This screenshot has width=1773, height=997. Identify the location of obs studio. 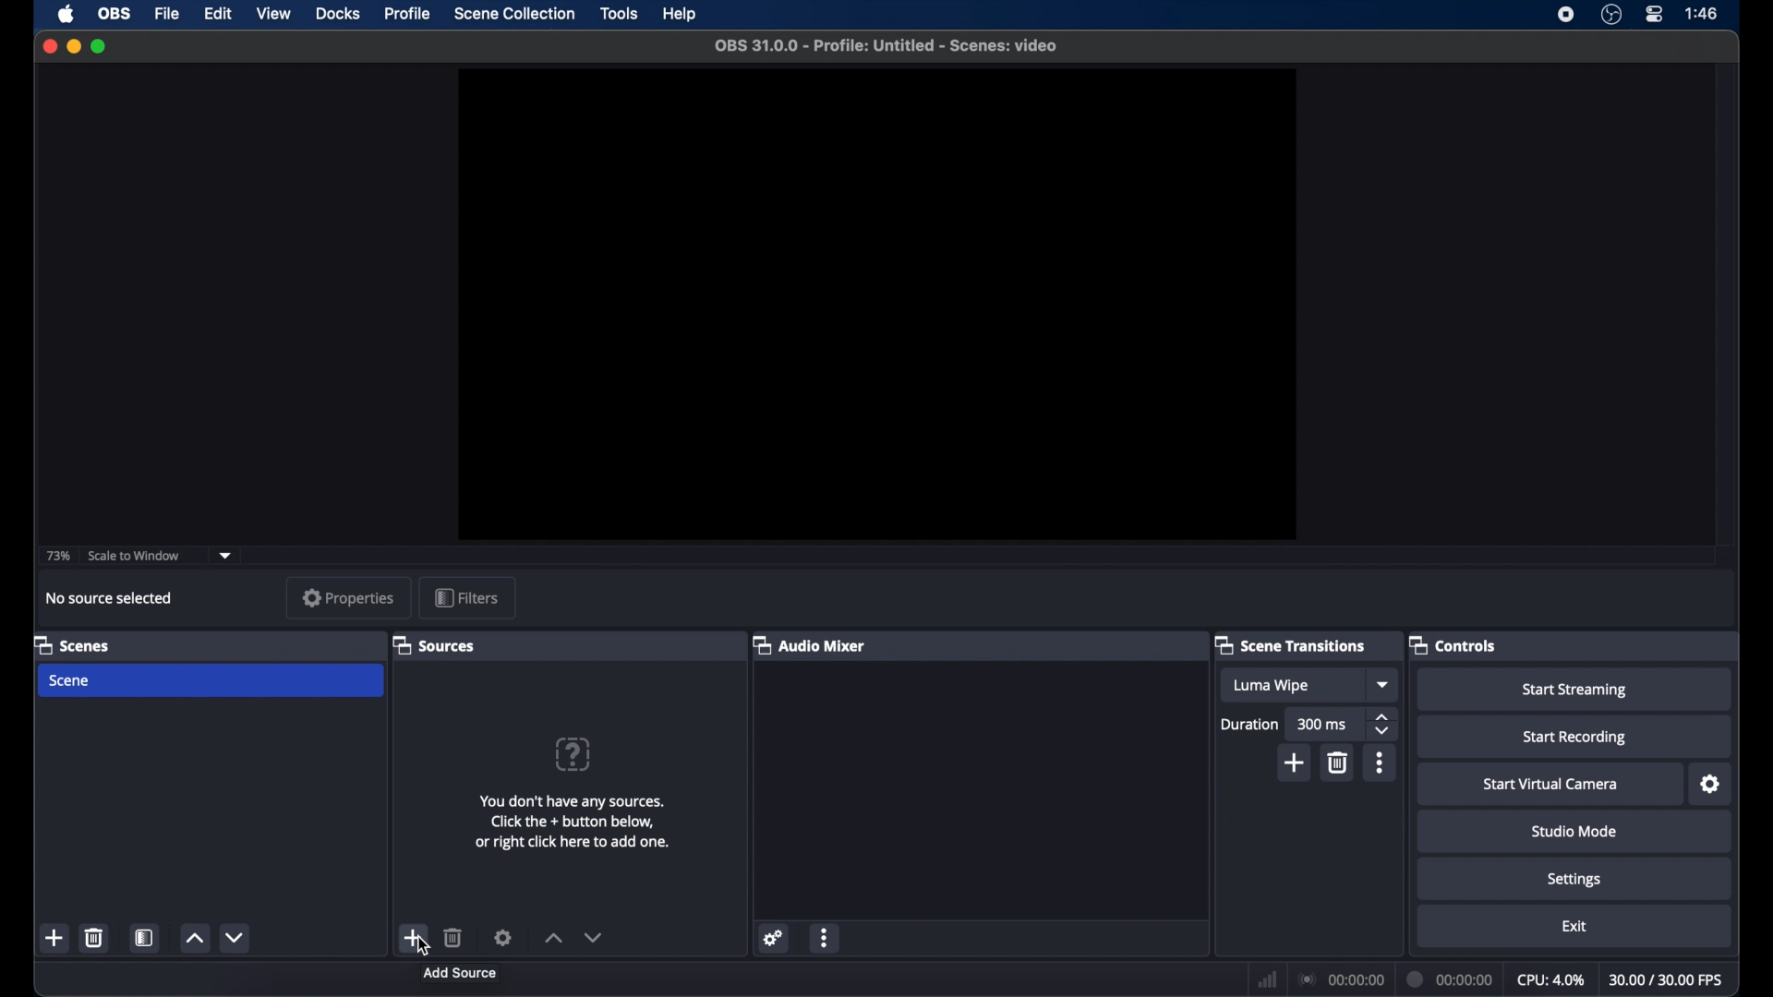
(1611, 14).